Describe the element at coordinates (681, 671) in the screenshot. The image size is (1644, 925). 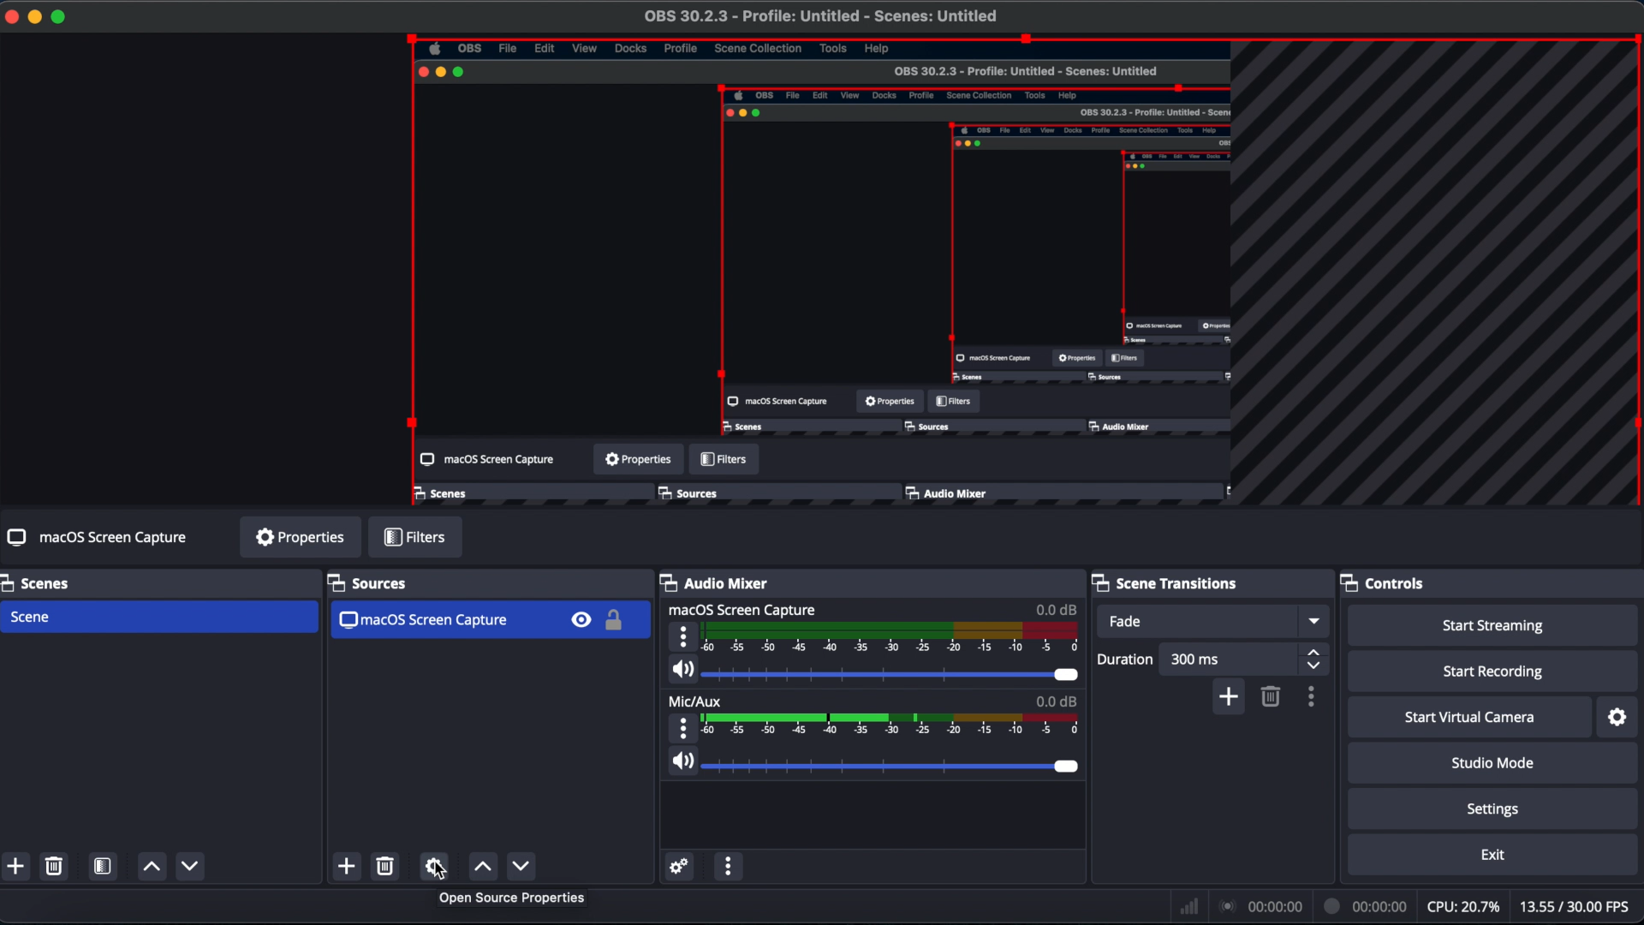
I see `audio icon` at that location.